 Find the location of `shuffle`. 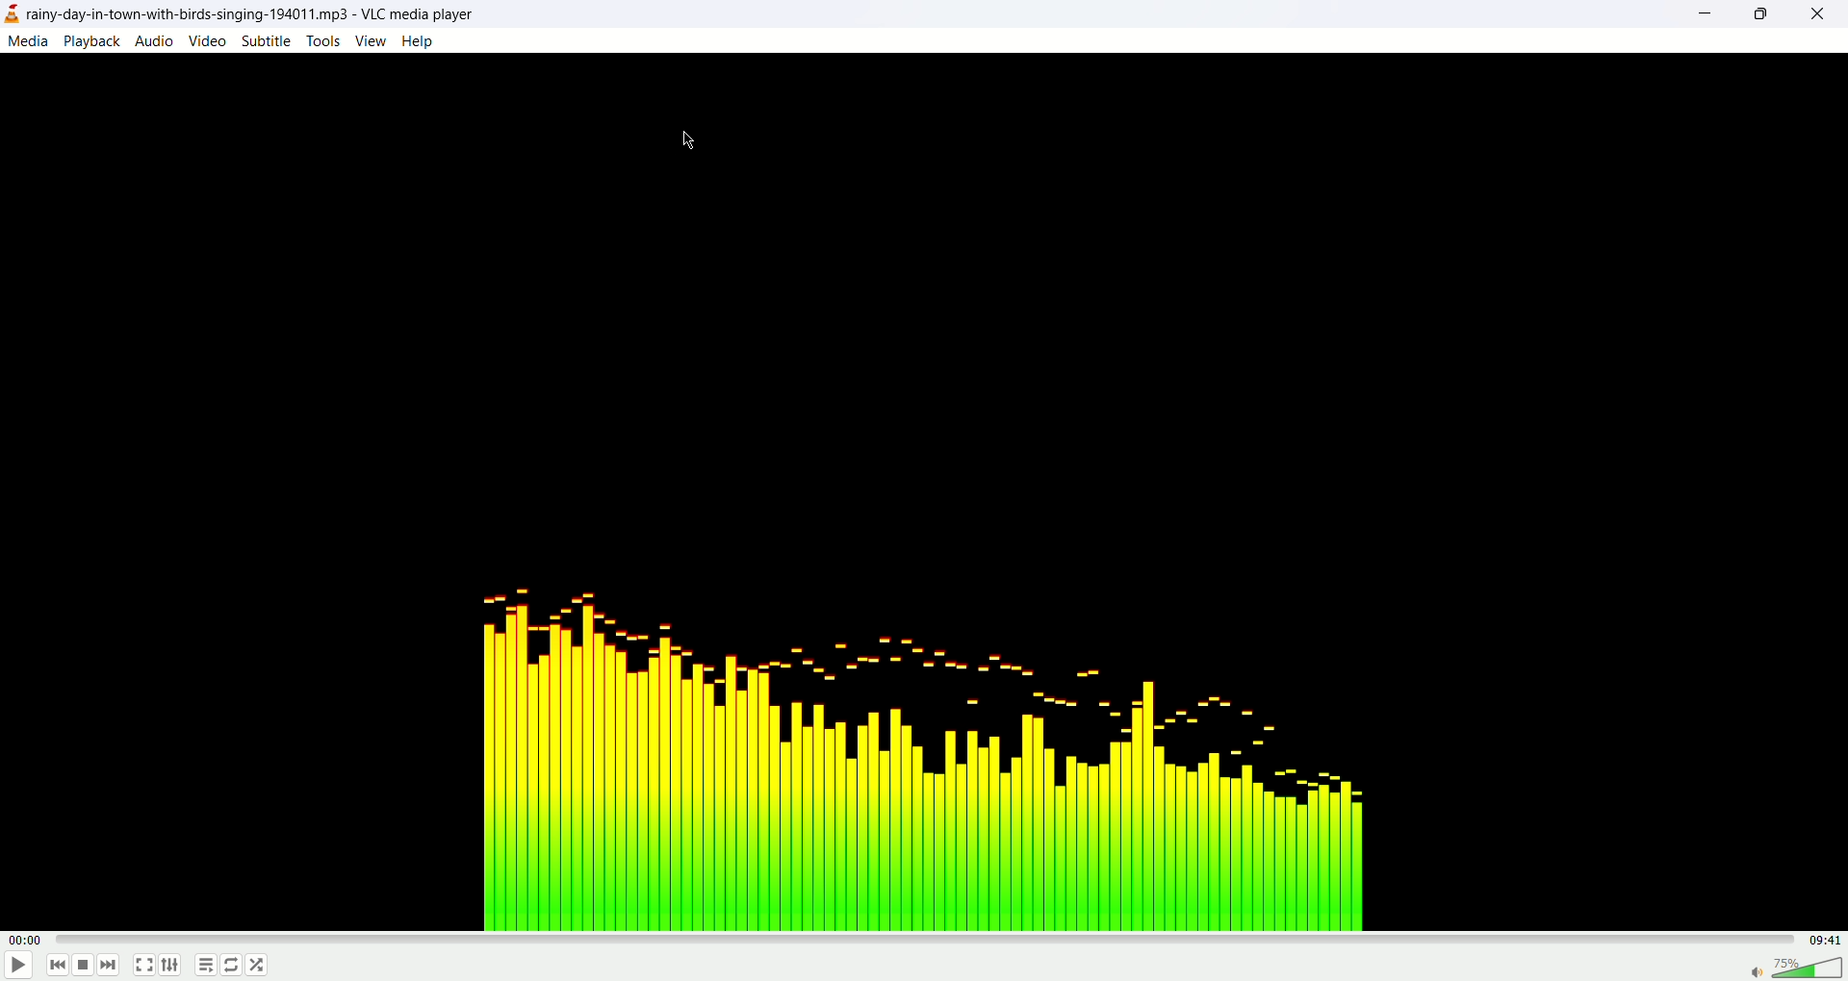

shuffle is located at coordinates (258, 966).